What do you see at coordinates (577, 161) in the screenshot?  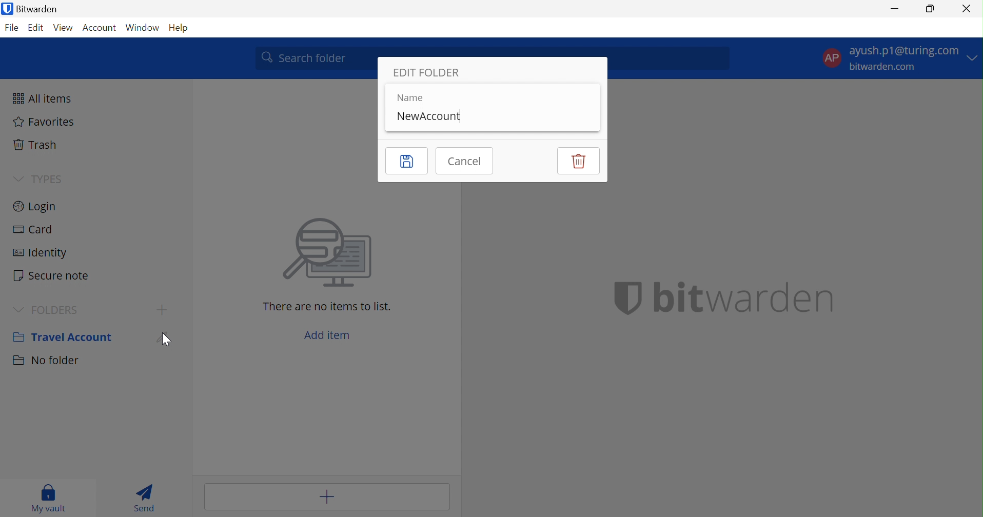 I see `Delete` at bounding box center [577, 161].